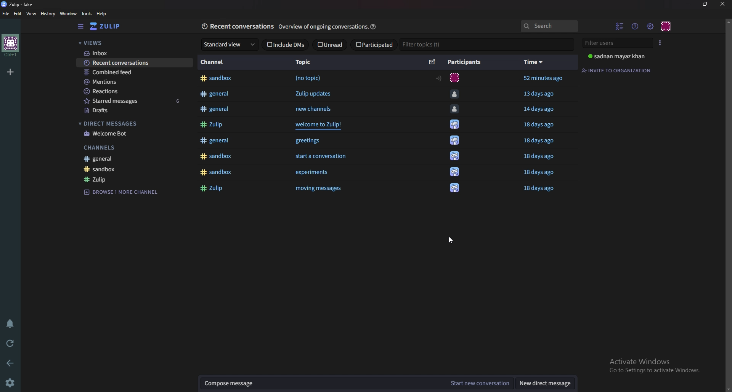 The height and width of the screenshot is (392, 732). What do you see at coordinates (432, 61) in the screenshot?
I see `sort by unread message count` at bounding box center [432, 61].